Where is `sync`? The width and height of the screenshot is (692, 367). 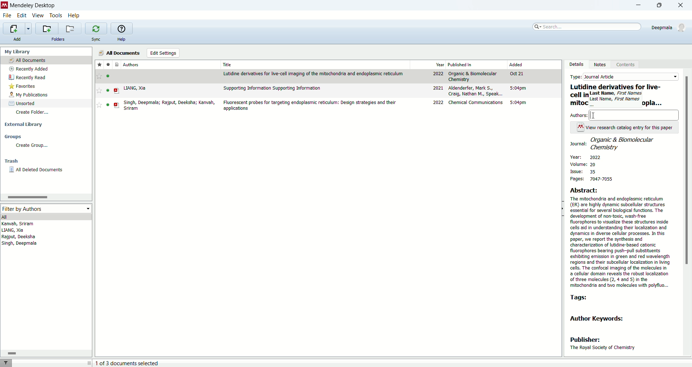 sync is located at coordinates (96, 39).